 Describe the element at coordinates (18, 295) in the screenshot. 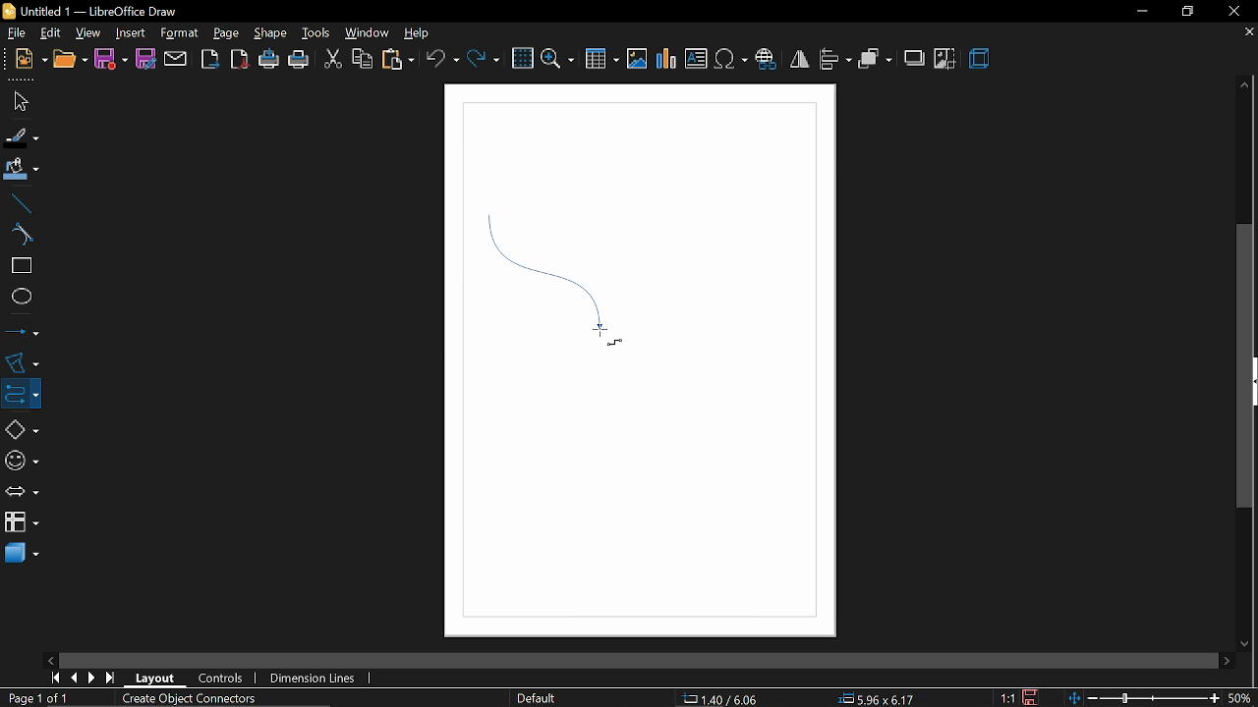

I see `ellipse` at that location.